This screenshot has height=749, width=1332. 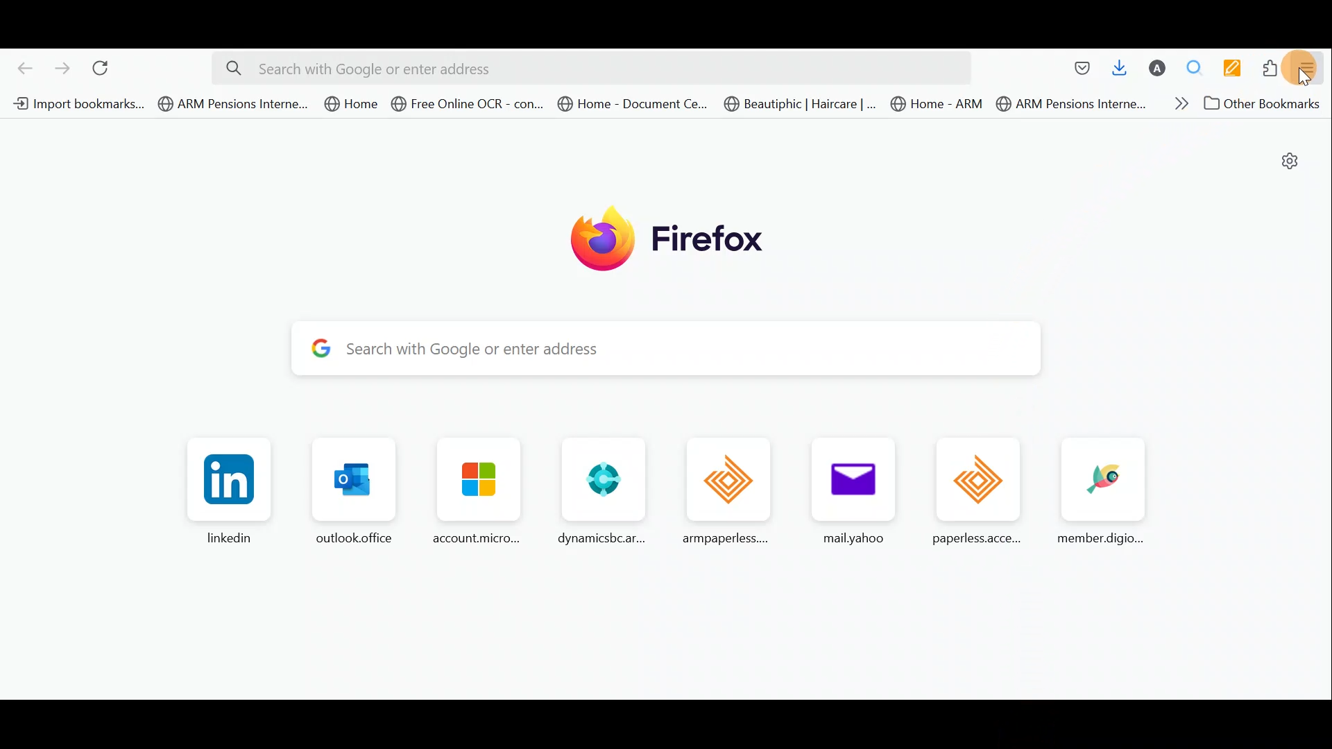 I want to click on Free Online OCR - con.., so click(x=468, y=104).